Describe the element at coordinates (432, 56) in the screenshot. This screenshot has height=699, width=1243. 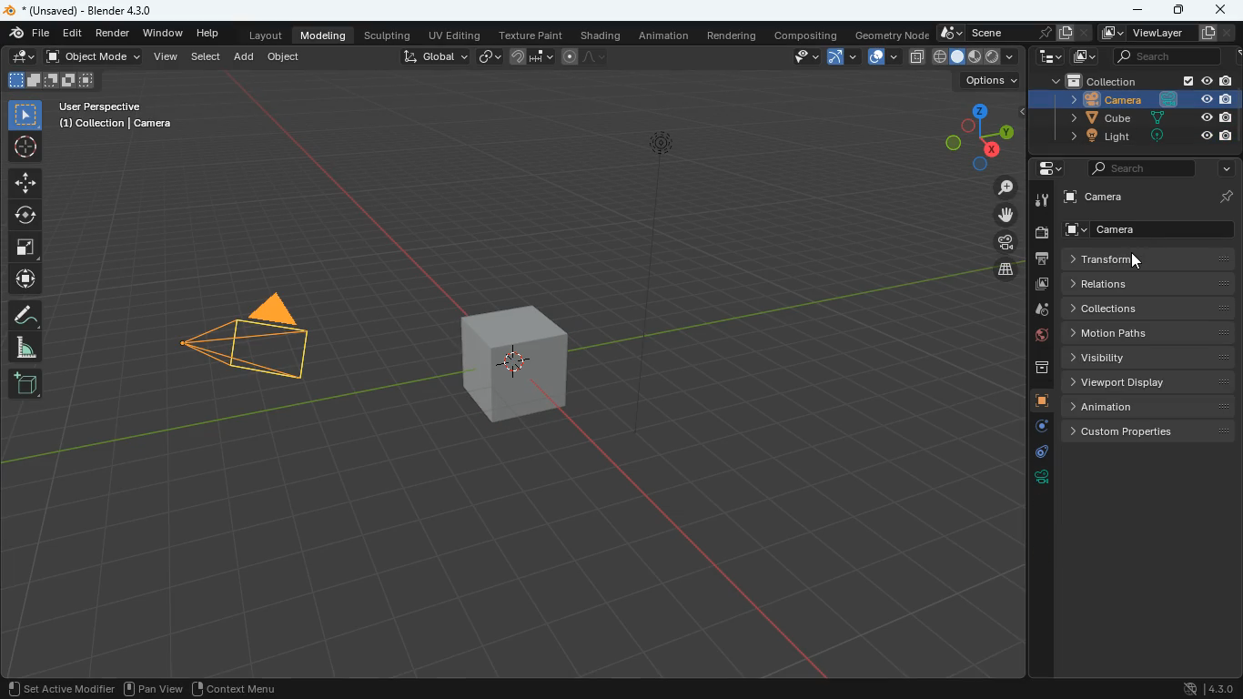
I see `global` at that location.